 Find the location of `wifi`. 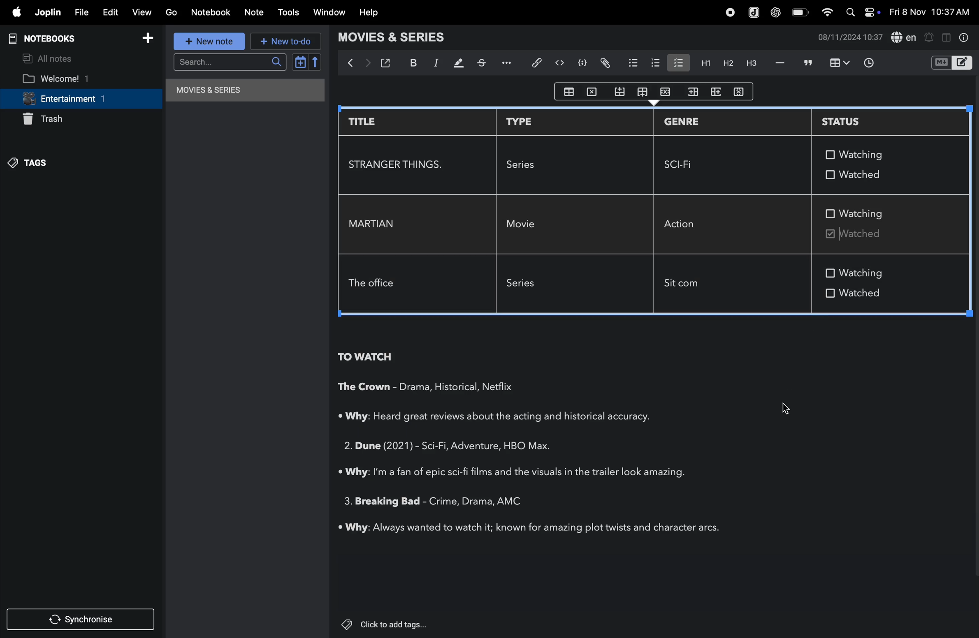

wifi is located at coordinates (829, 14).